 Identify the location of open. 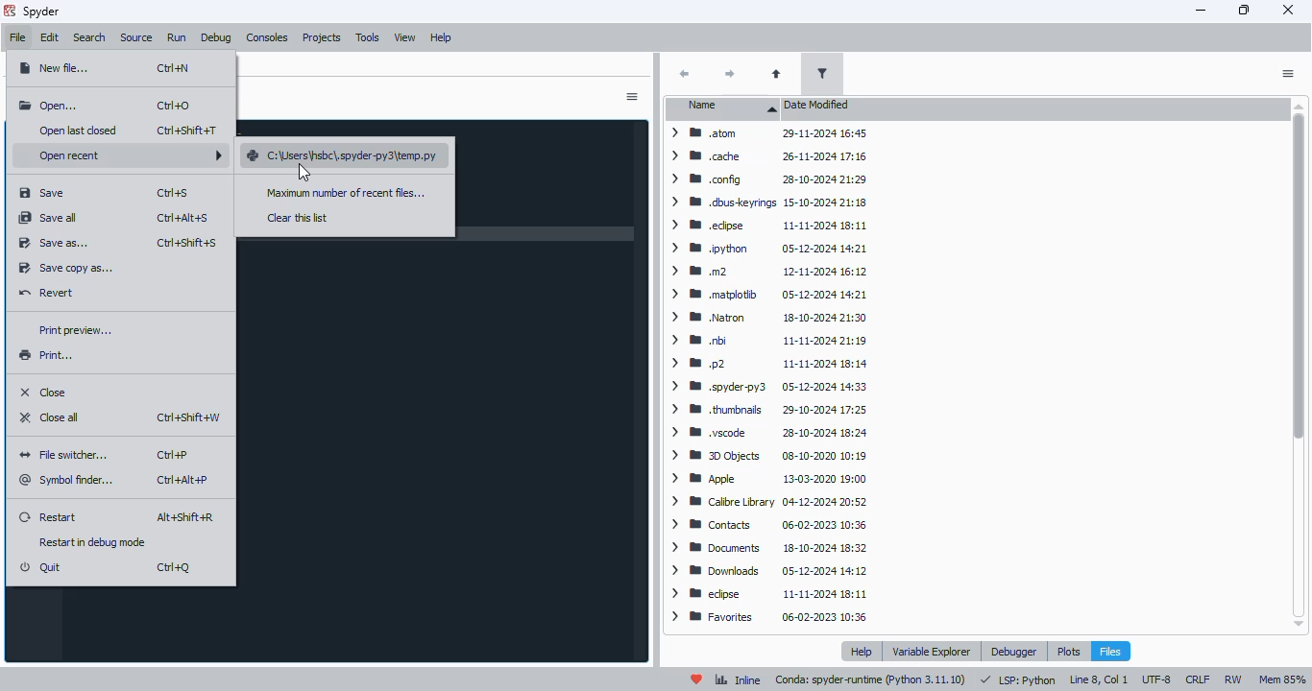
(49, 107).